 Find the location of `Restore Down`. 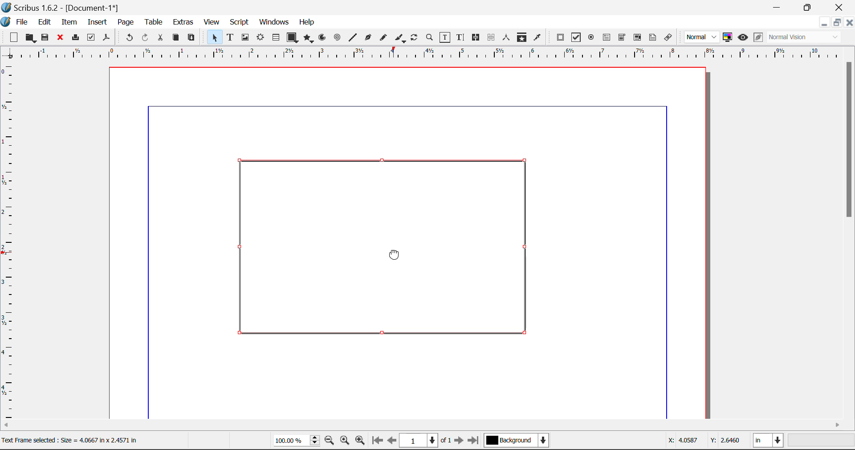

Restore Down is located at coordinates (778, 7).